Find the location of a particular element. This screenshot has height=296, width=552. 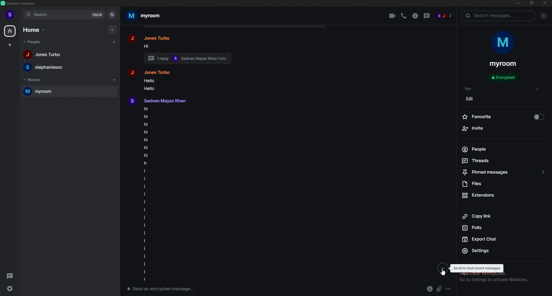

latest messages is located at coordinates (443, 268).